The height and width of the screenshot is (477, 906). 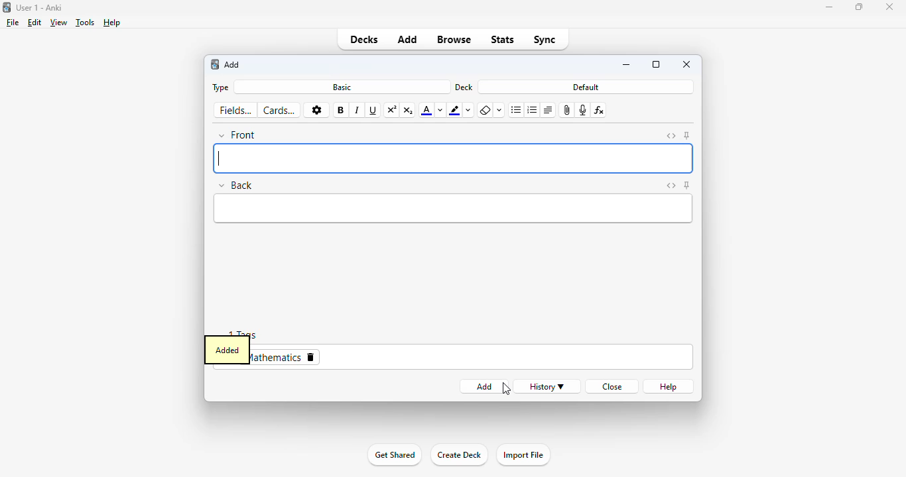 I want to click on logo, so click(x=214, y=64).